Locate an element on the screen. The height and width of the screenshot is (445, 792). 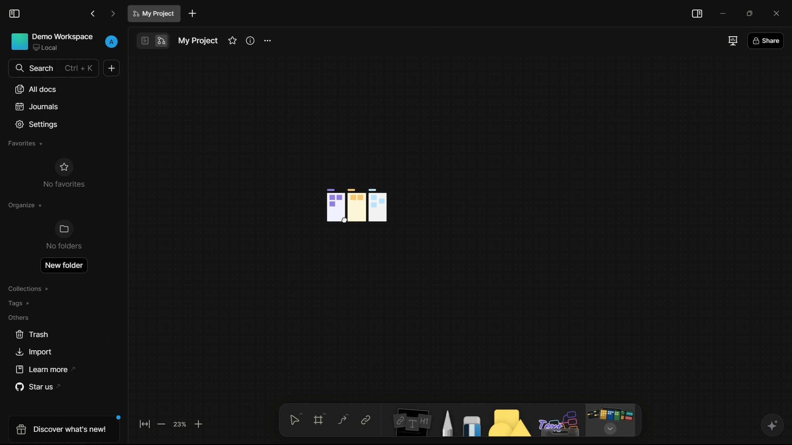
zoom in is located at coordinates (199, 424).